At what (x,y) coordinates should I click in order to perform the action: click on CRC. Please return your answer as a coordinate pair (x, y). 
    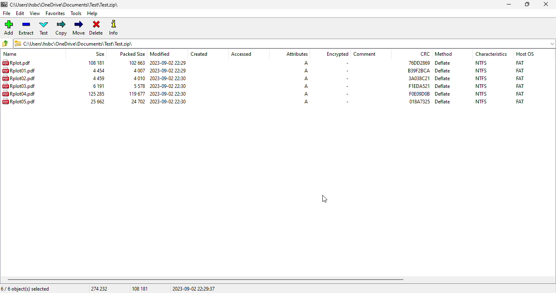
    Looking at the image, I should click on (419, 70).